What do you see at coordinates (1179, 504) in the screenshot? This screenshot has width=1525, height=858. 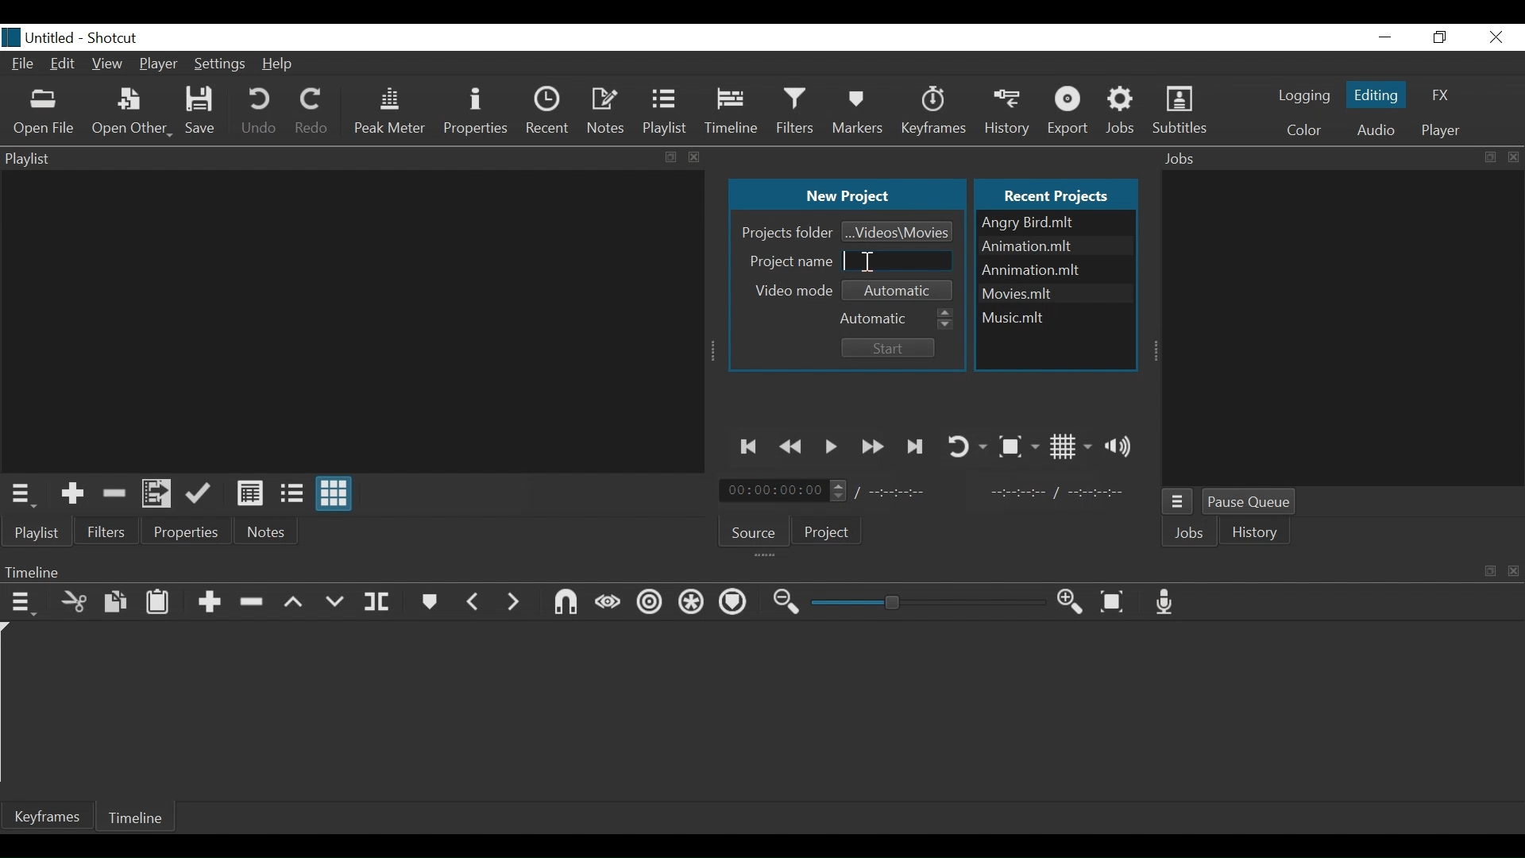 I see `Jobs Menu` at bounding box center [1179, 504].